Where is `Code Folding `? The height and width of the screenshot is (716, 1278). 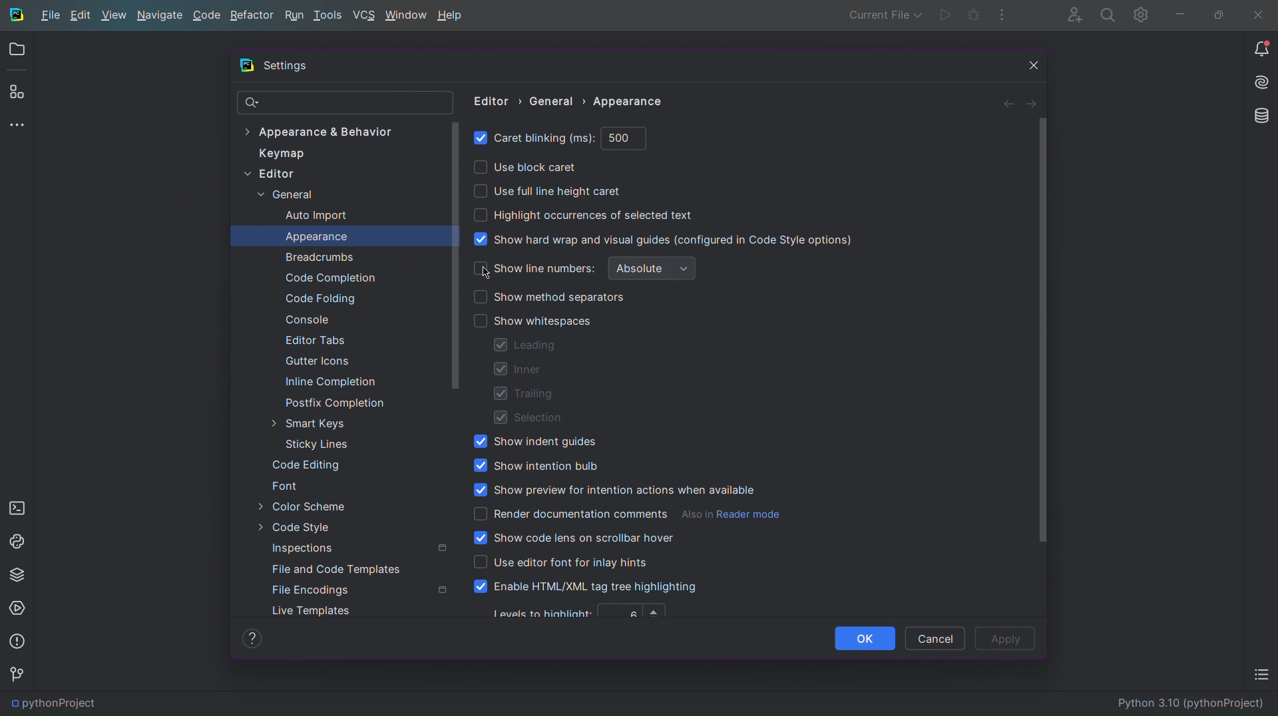
Code Folding  is located at coordinates (317, 299).